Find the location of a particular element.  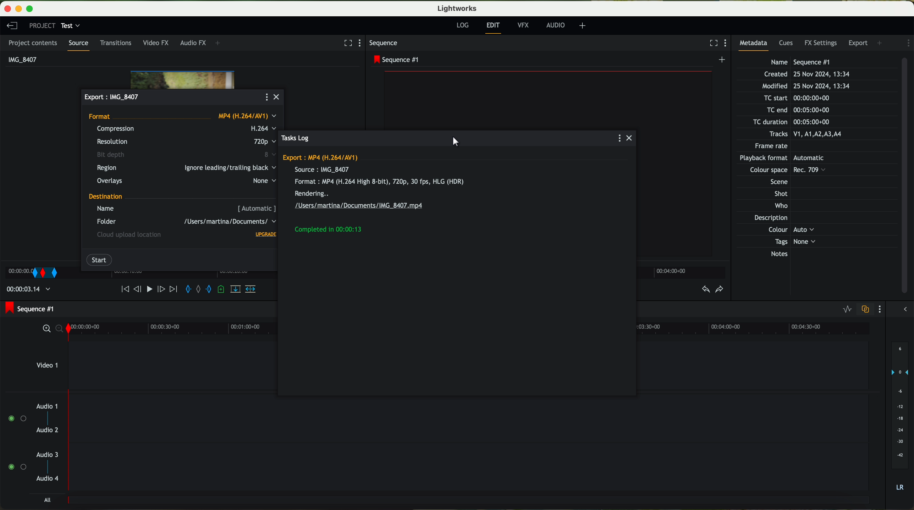

insert into the target sequence is located at coordinates (251, 289).